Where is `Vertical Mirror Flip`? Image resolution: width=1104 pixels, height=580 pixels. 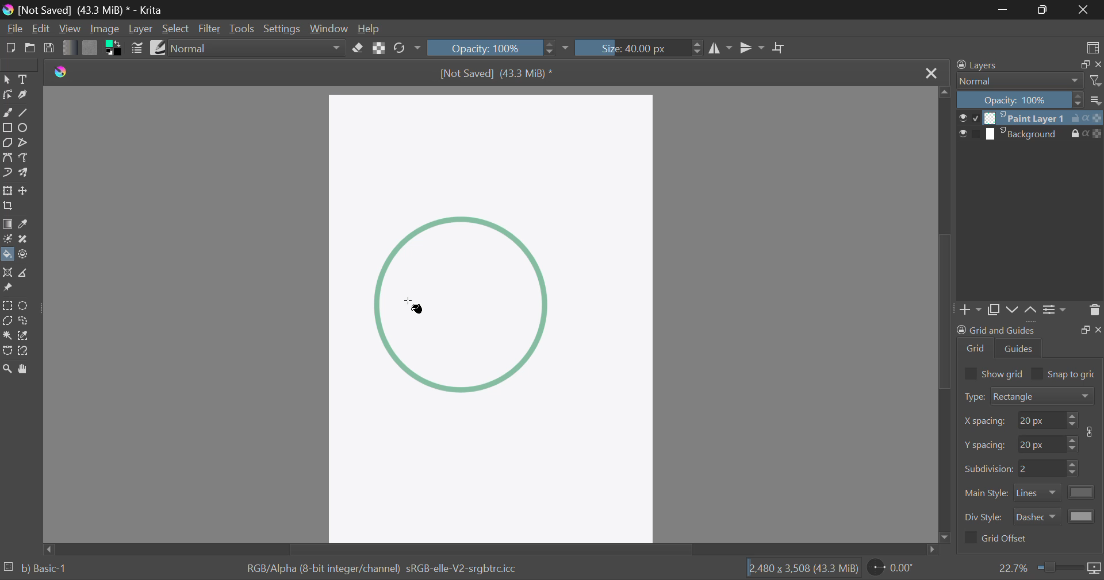
Vertical Mirror Flip is located at coordinates (721, 48).